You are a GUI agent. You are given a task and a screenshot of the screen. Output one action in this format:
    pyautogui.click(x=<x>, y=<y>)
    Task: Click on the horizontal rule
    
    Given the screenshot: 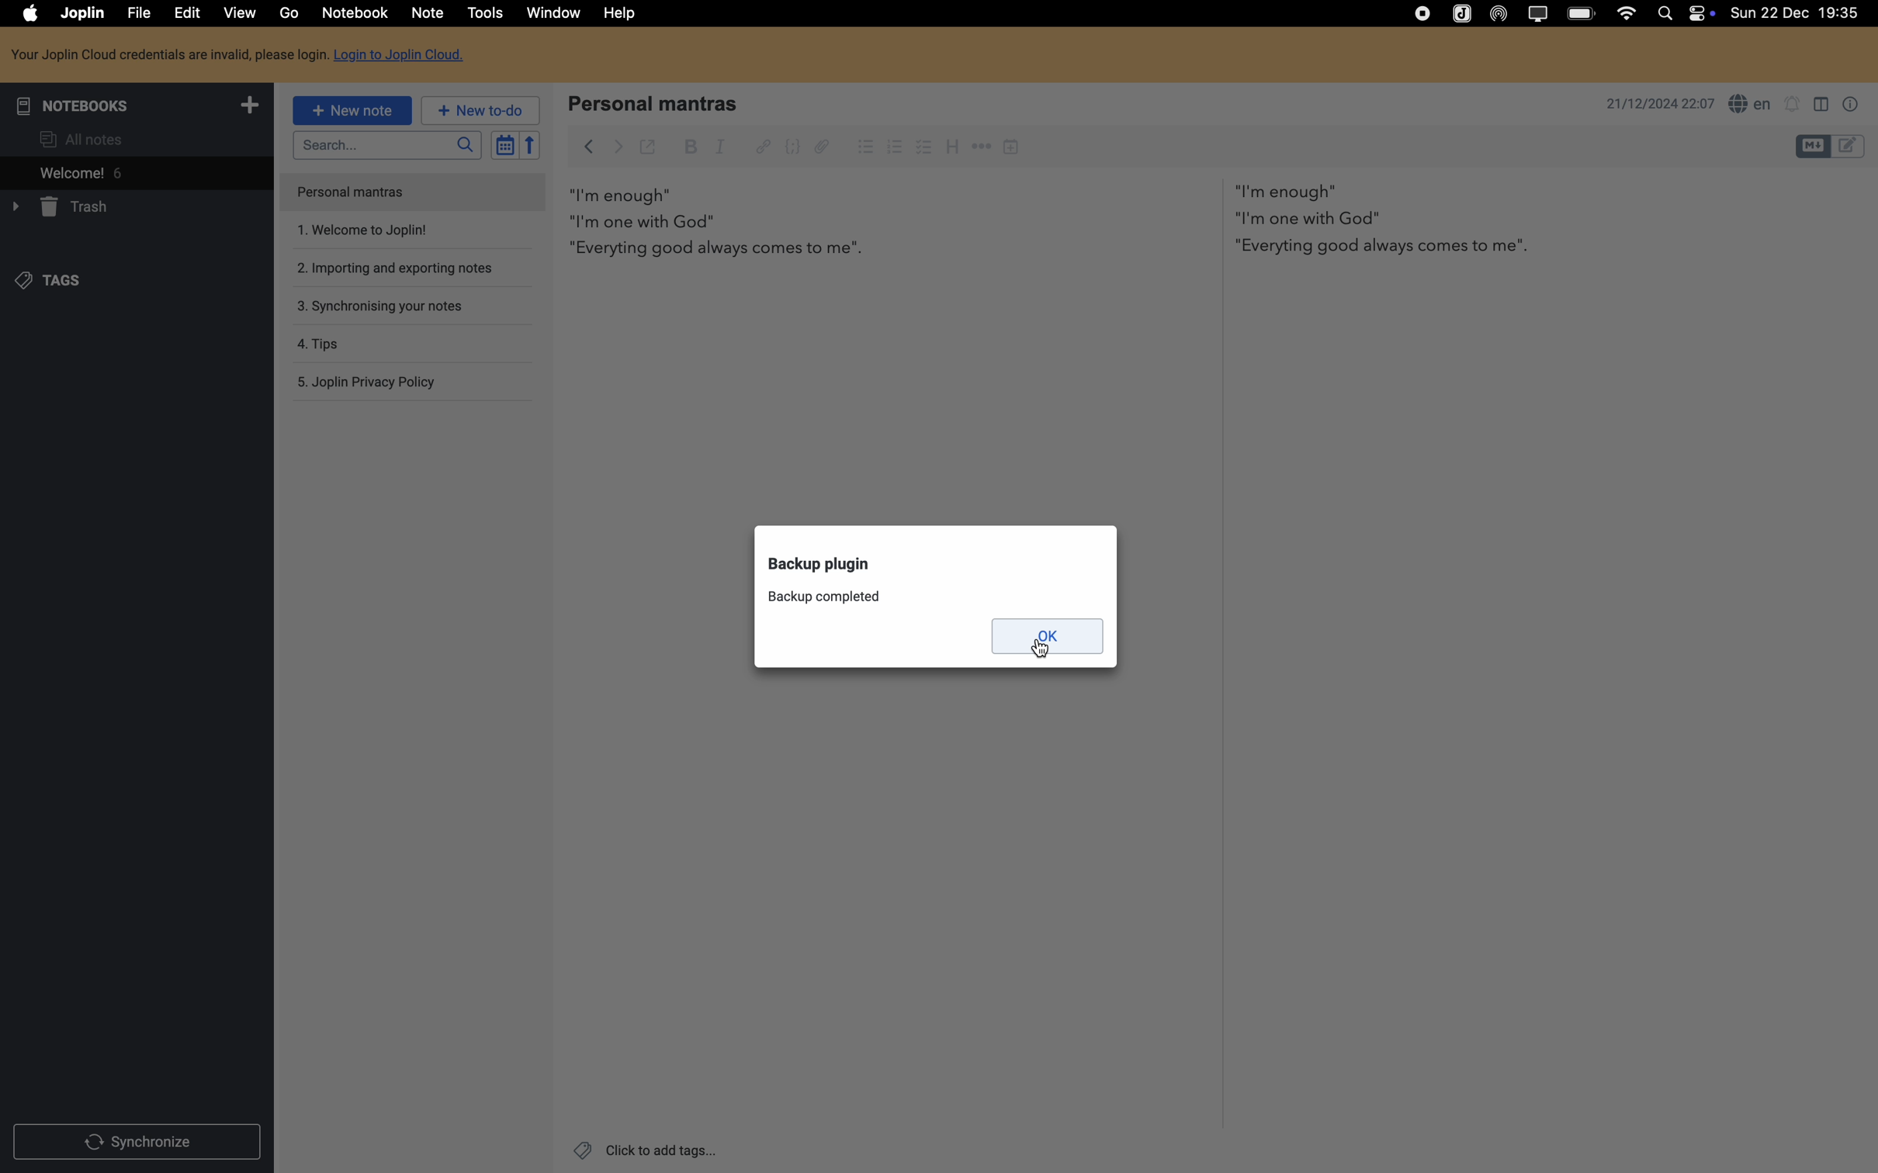 What is the action you would take?
    pyautogui.click(x=983, y=147)
    